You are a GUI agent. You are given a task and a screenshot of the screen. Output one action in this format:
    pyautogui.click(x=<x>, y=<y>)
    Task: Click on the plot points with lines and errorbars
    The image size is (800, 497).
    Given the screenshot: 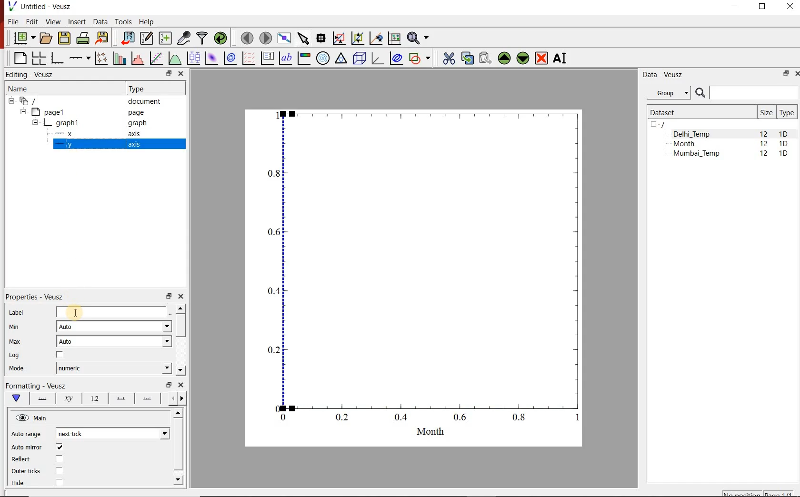 What is the action you would take?
    pyautogui.click(x=100, y=59)
    